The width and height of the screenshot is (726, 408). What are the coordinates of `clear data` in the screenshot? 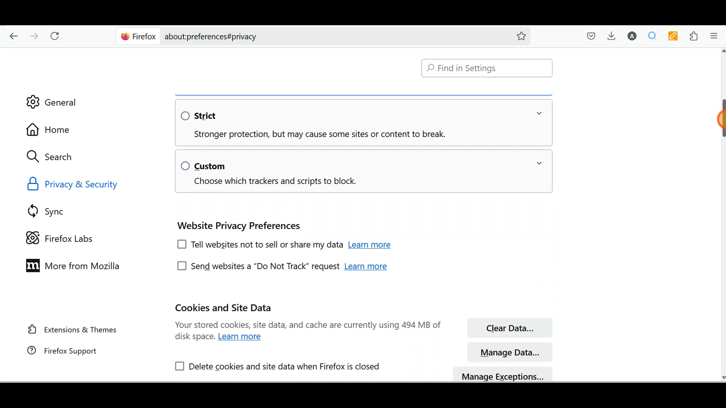 It's located at (512, 327).